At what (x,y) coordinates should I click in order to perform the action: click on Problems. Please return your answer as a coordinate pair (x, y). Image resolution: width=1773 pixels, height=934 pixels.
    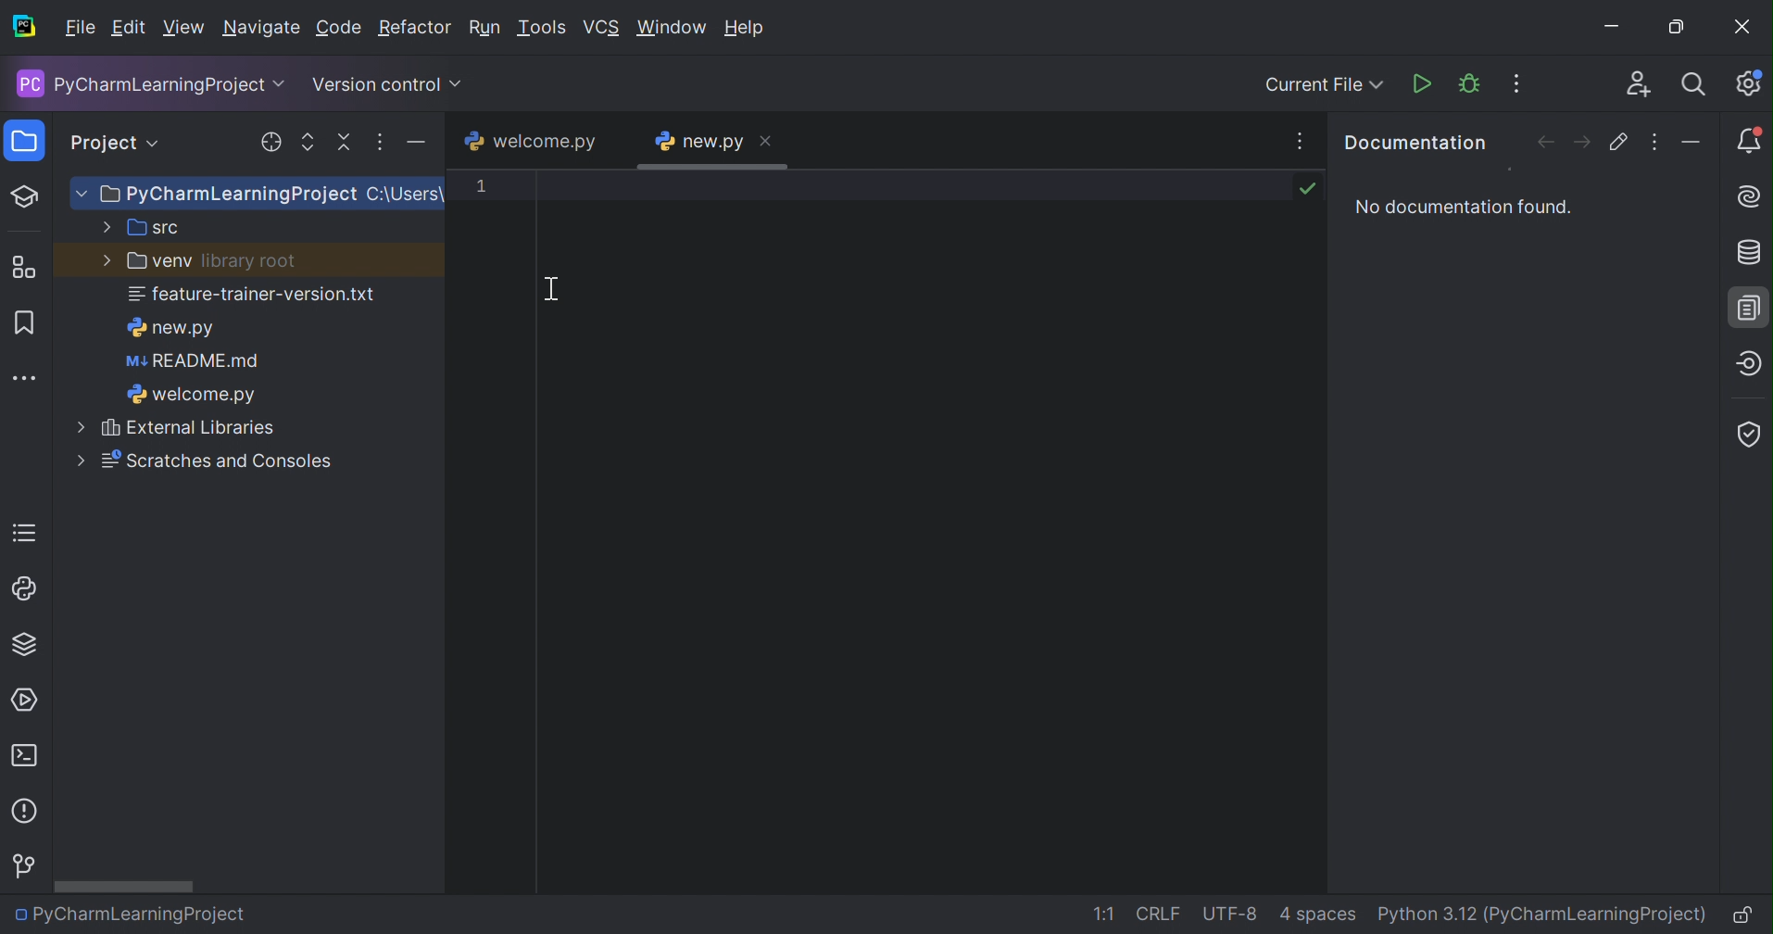
    Looking at the image, I should click on (27, 814).